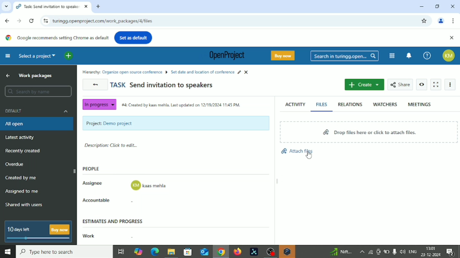  Describe the element at coordinates (452, 85) in the screenshot. I see `More` at that location.